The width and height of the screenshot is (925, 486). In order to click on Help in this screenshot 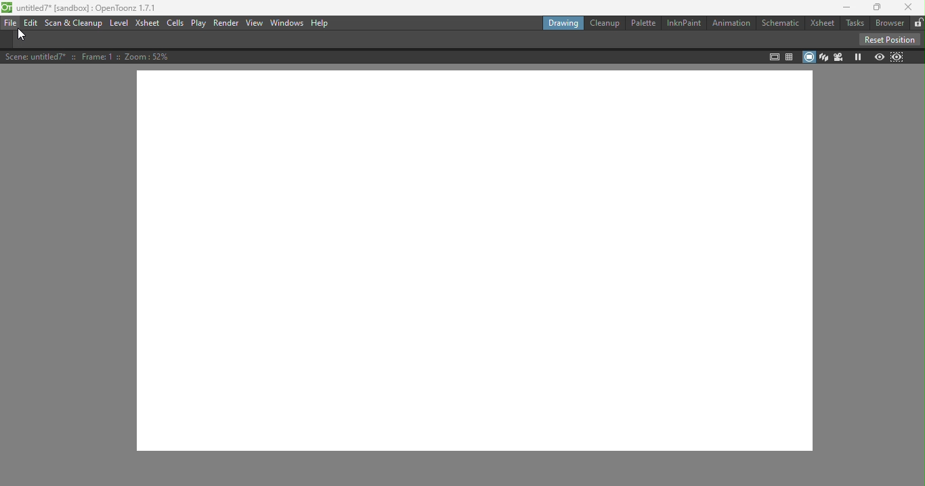, I will do `click(320, 22)`.